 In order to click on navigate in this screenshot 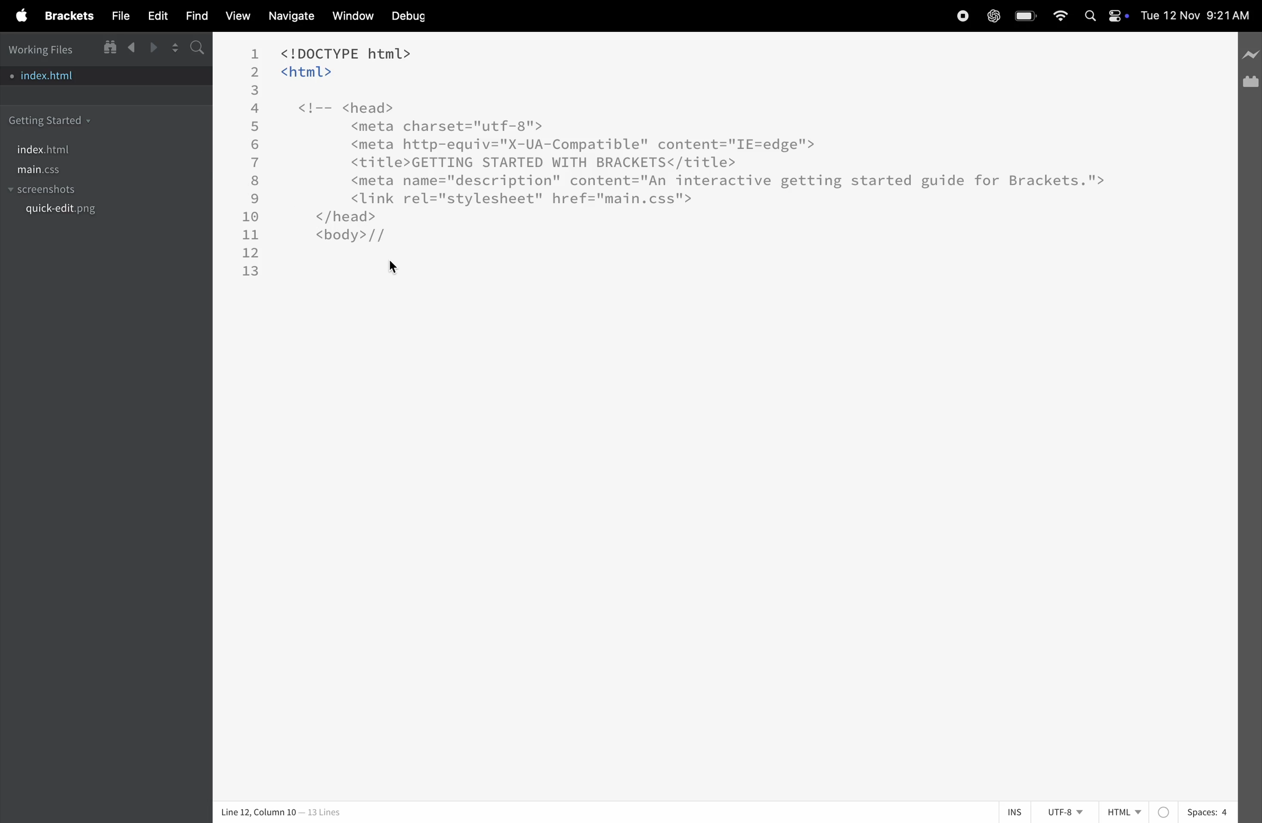, I will do `click(289, 17)`.